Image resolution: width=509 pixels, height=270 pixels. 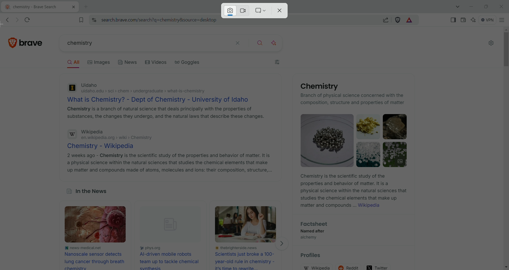 I want to click on Factsheet— Named after- alchemy, so click(x=313, y=232).